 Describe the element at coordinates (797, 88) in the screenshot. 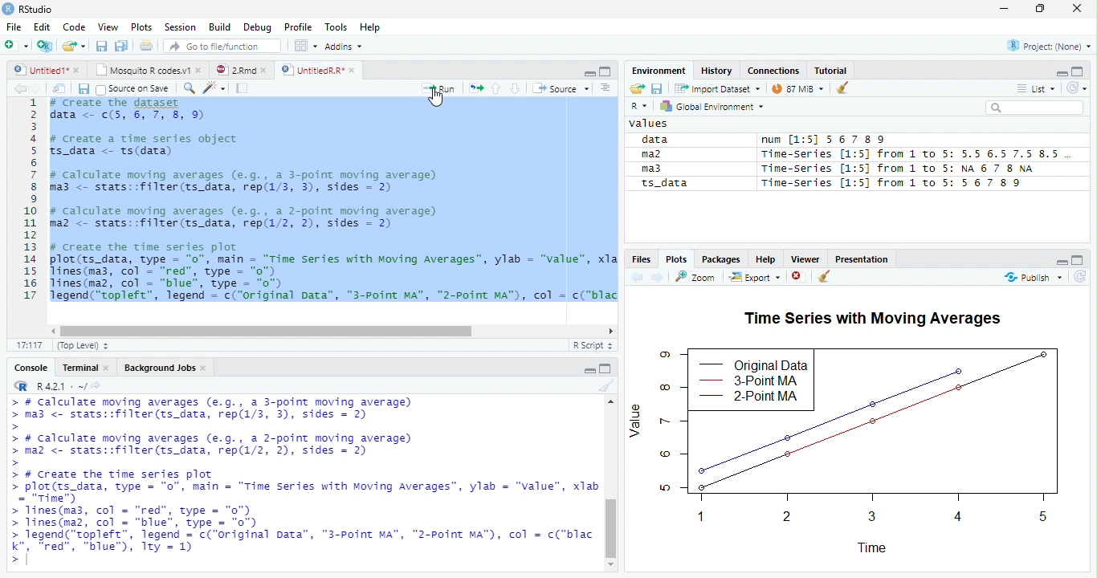

I see `23 MiB` at that location.